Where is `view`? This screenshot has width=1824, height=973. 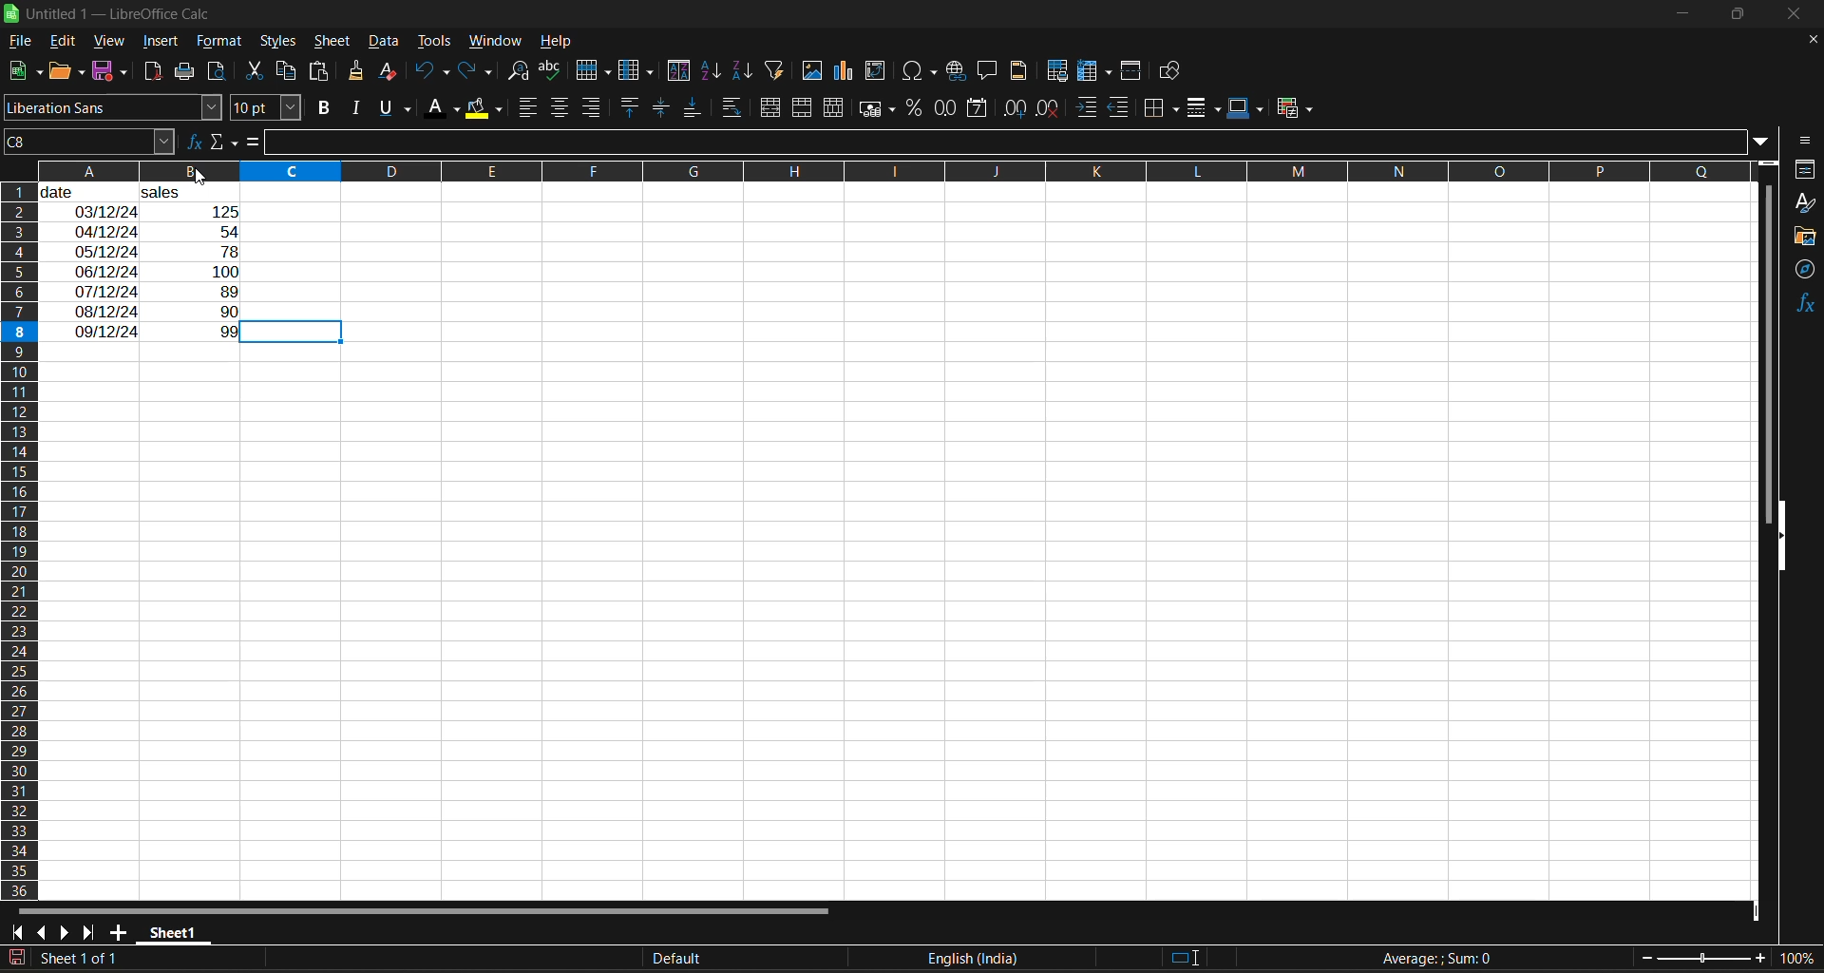 view is located at coordinates (111, 38).